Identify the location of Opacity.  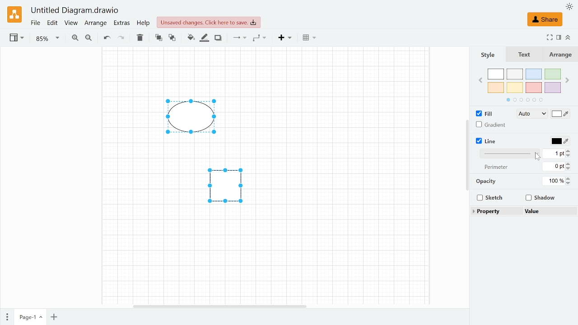
(485, 182).